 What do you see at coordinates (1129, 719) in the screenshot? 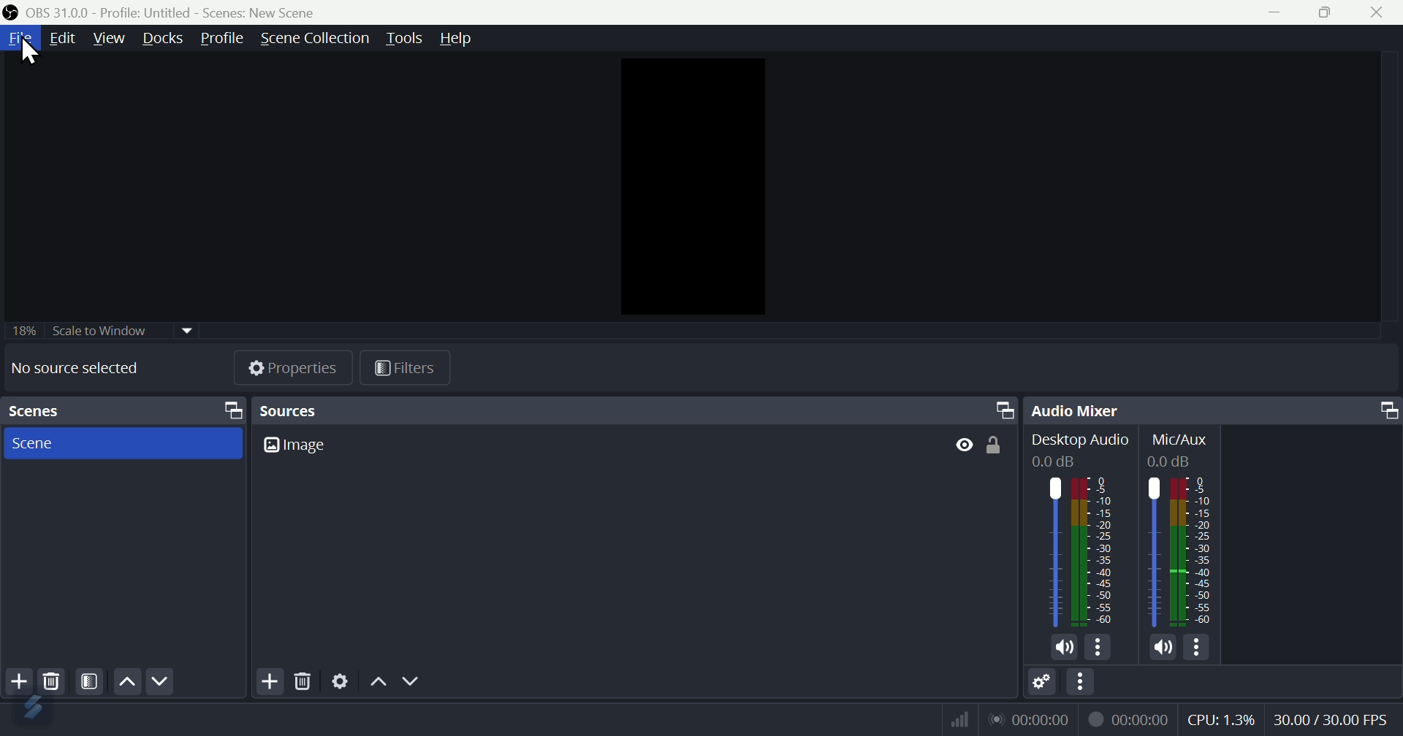
I see `recording` at bounding box center [1129, 719].